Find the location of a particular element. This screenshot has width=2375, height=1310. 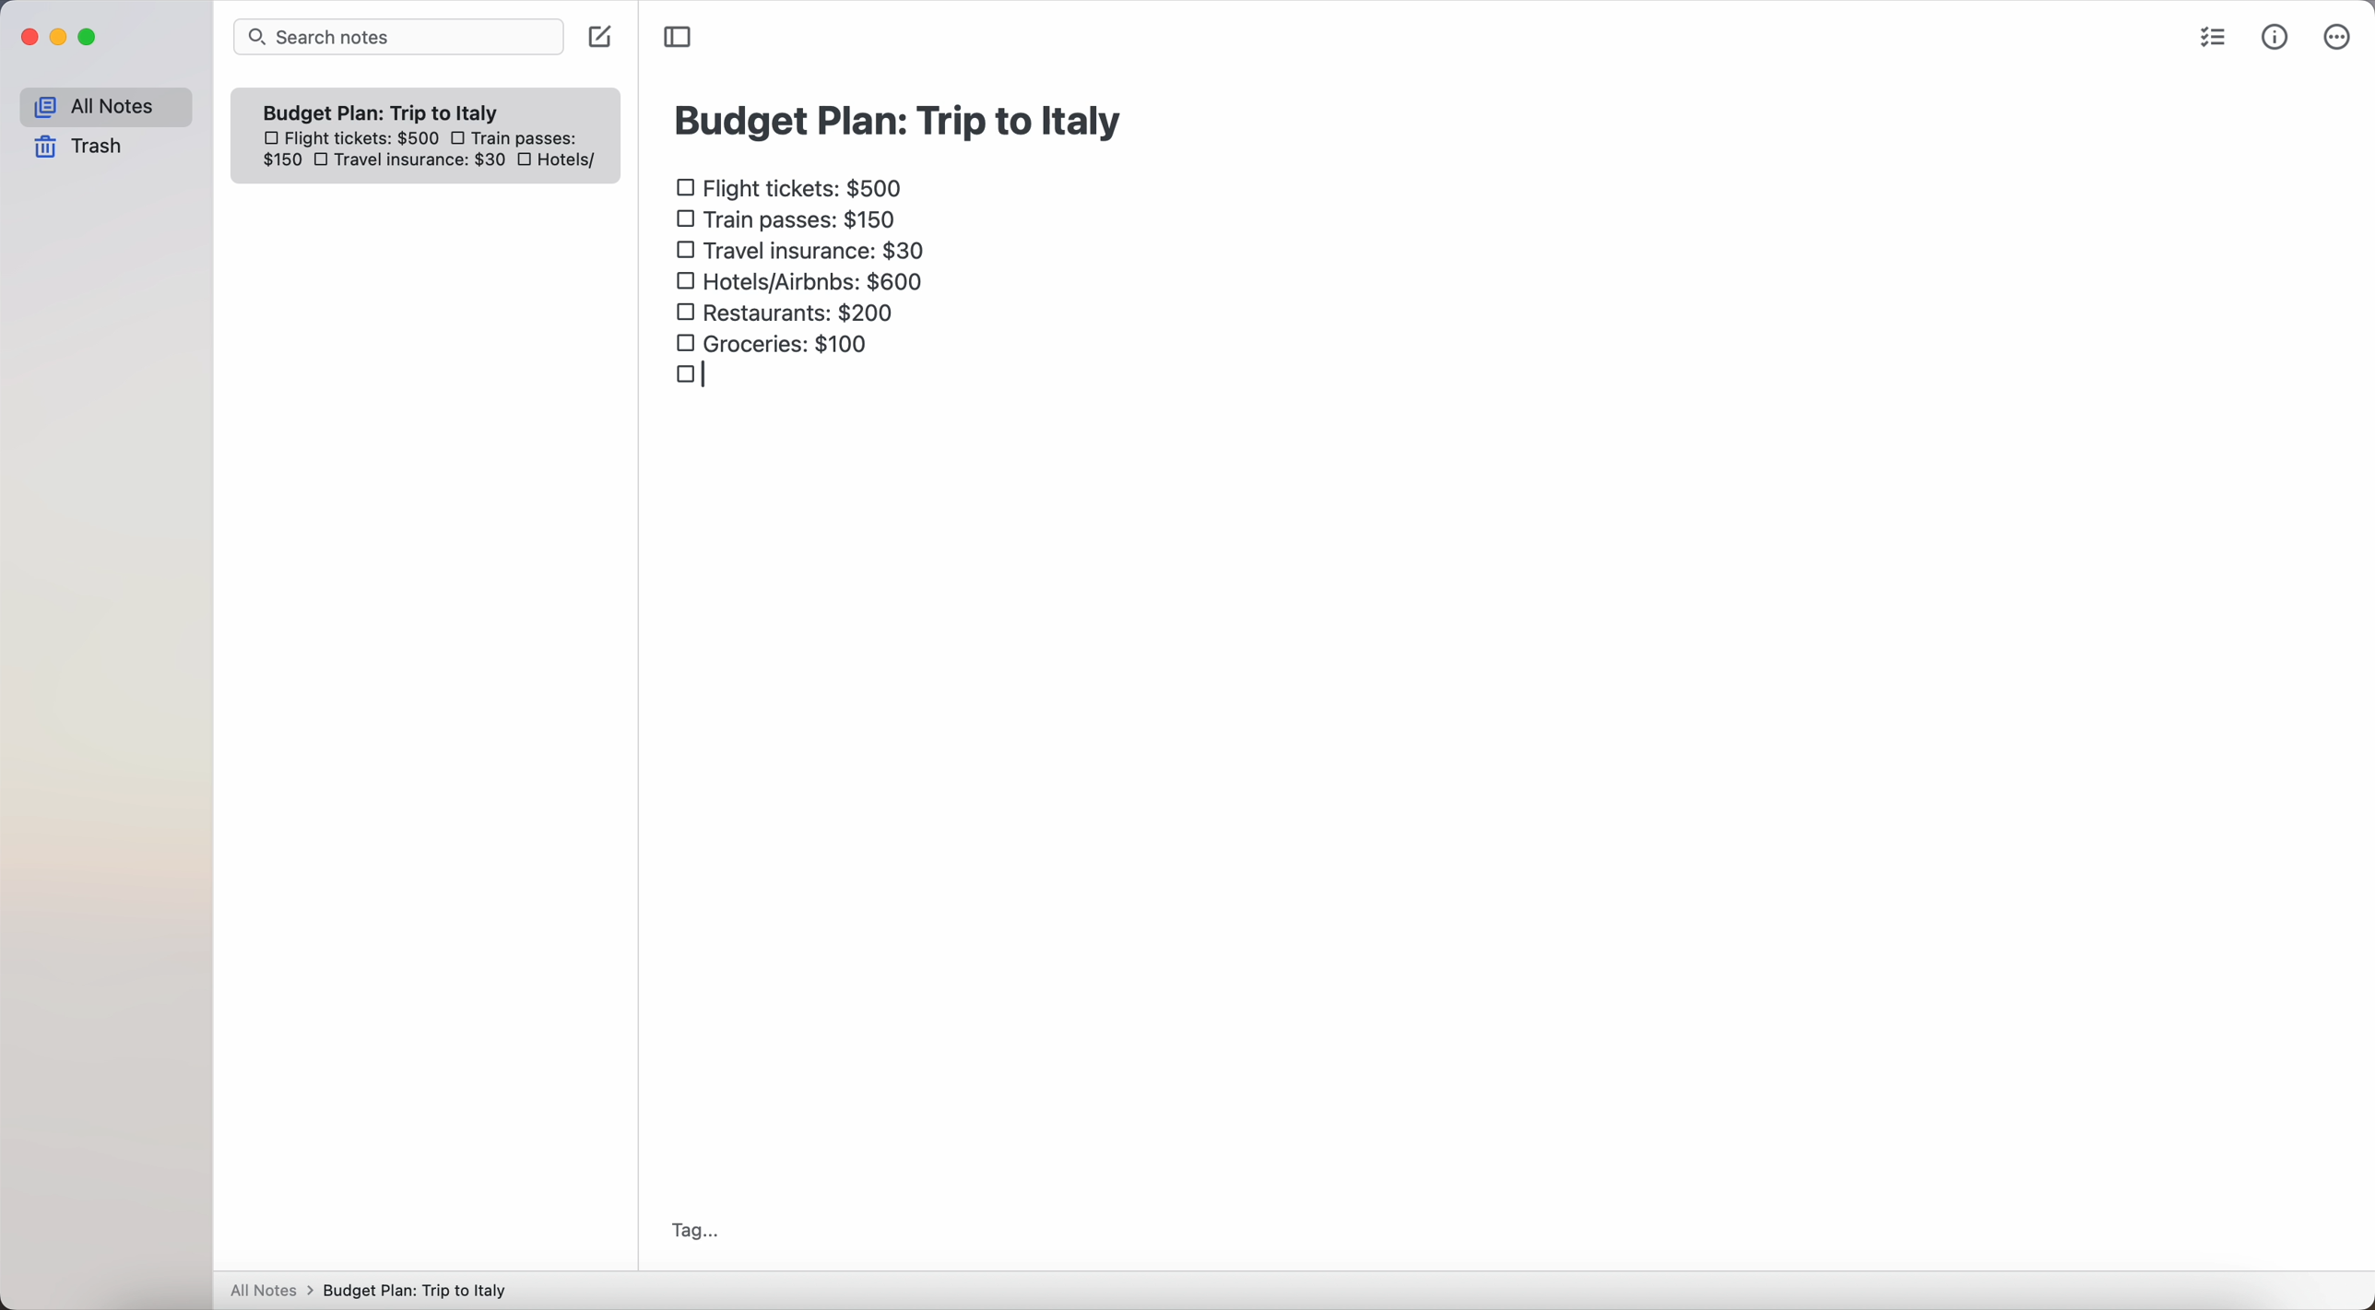

tag is located at coordinates (695, 1231).